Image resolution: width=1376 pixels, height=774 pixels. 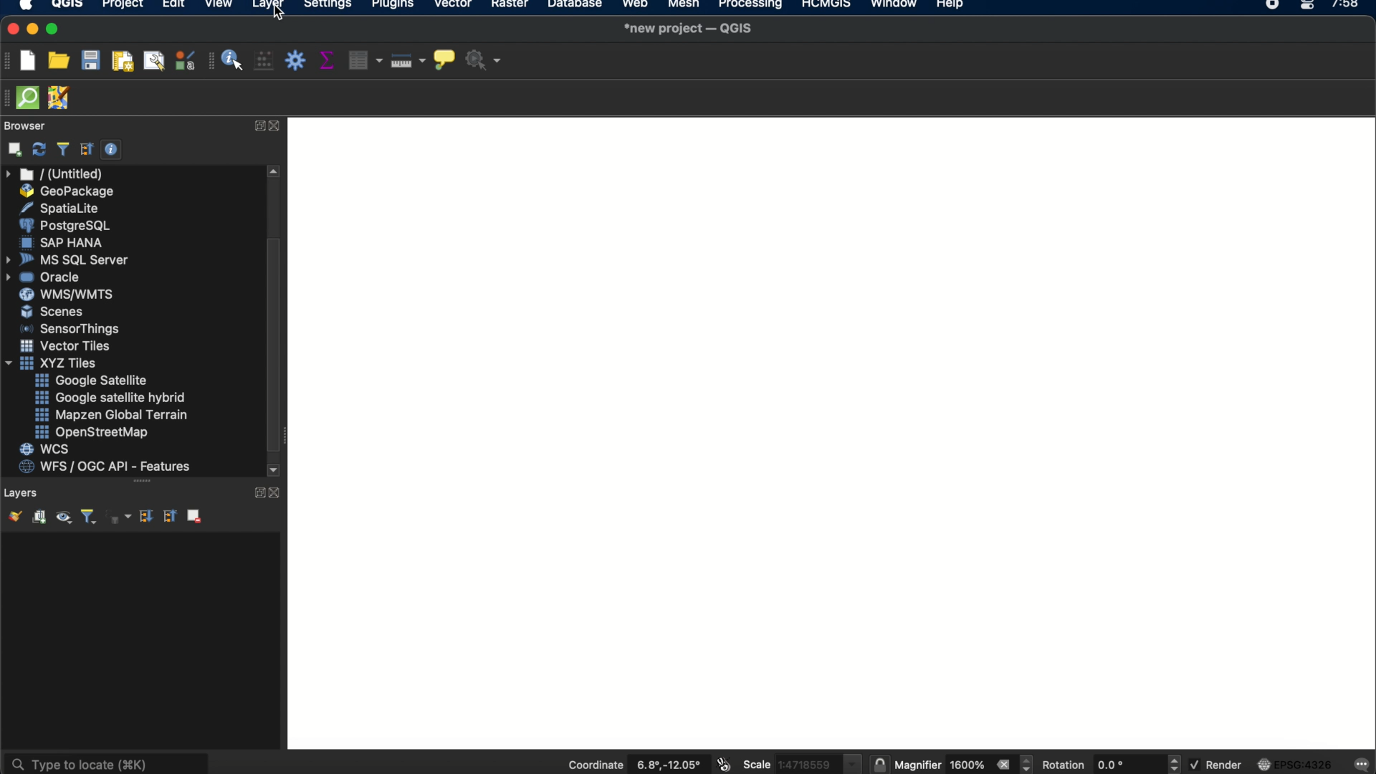 What do you see at coordinates (62, 208) in the screenshot?
I see `spatiallite` at bounding box center [62, 208].